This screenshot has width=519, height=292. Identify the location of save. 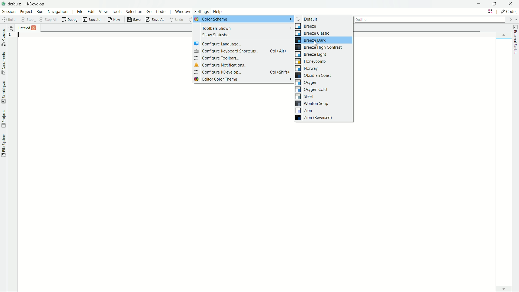
(134, 20).